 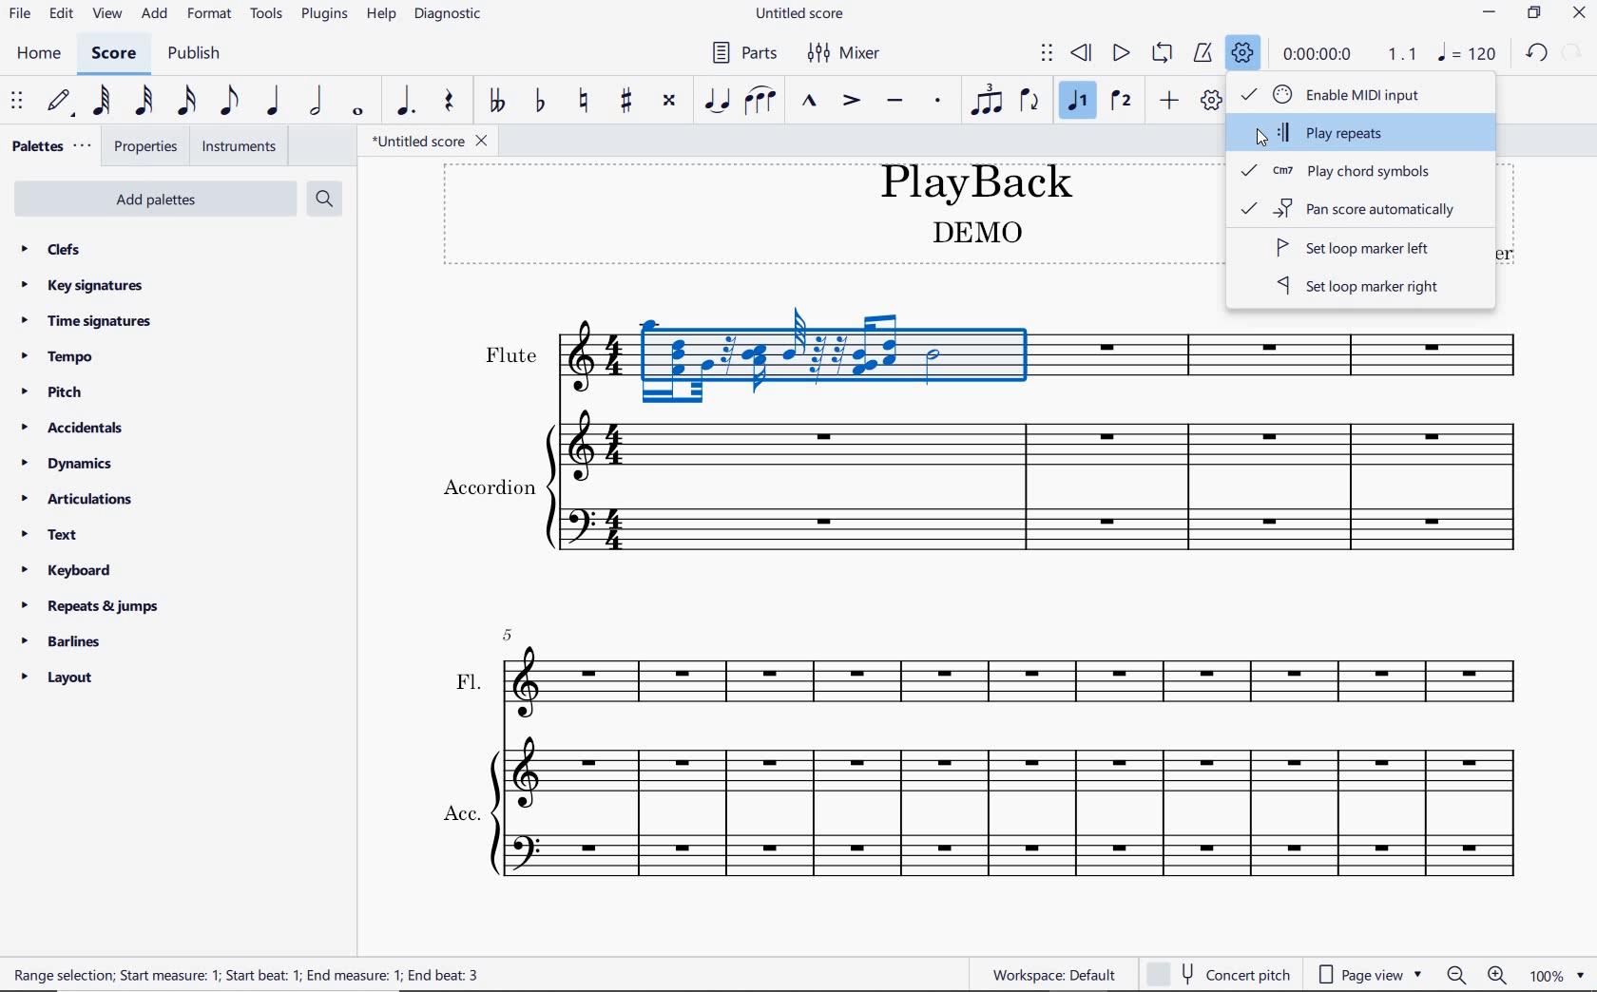 I want to click on pitch, so click(x=52, y=391).